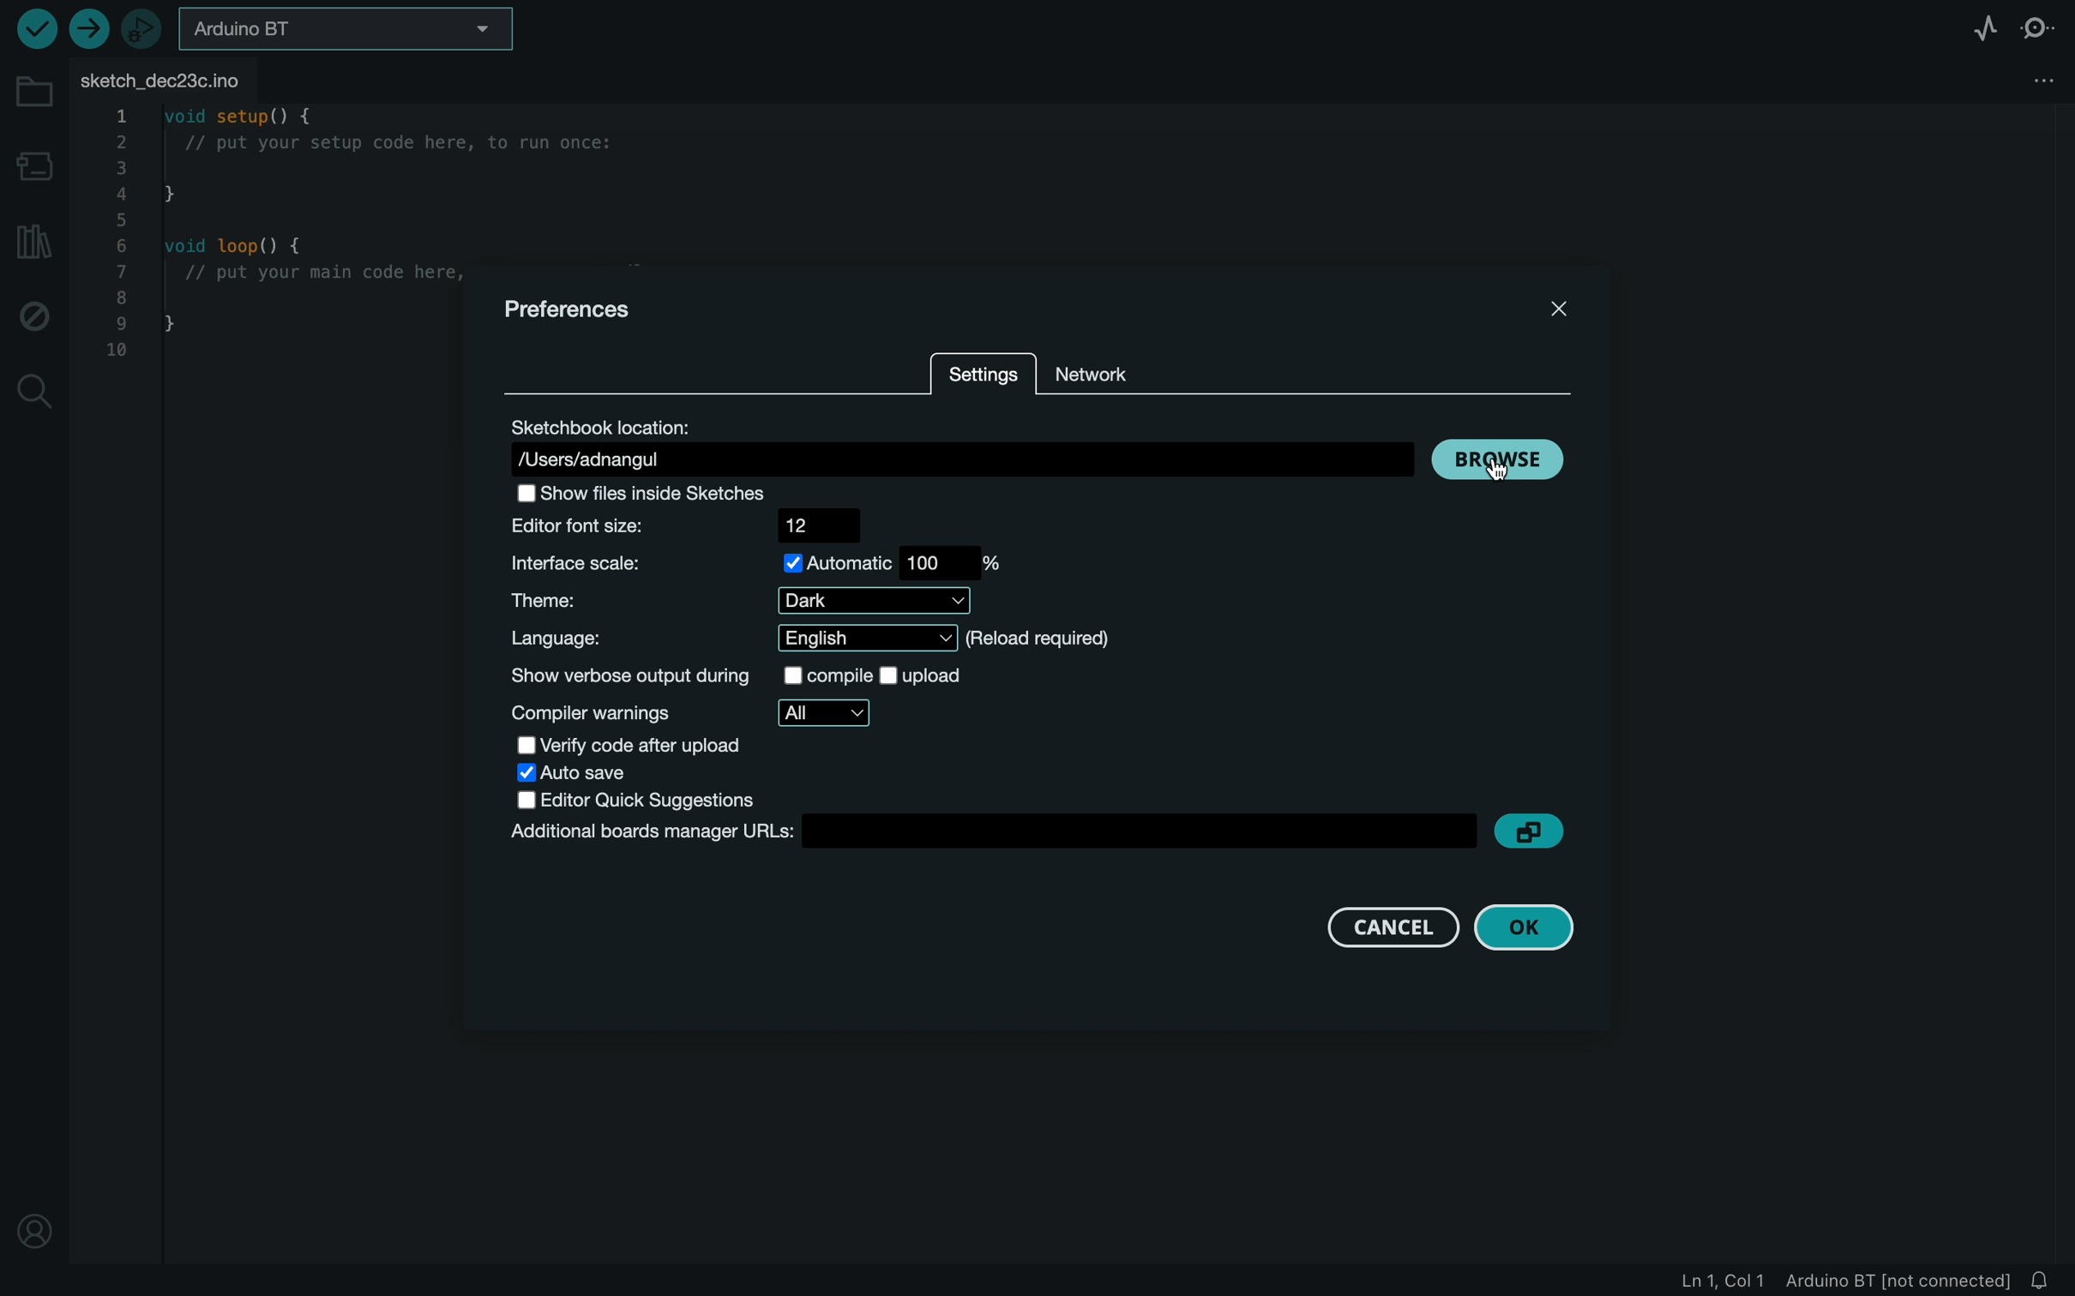  What do you see at coordinates (2042, 27) in the screenshot?
I see `serial monitor` at bounding box center [2042, 27].